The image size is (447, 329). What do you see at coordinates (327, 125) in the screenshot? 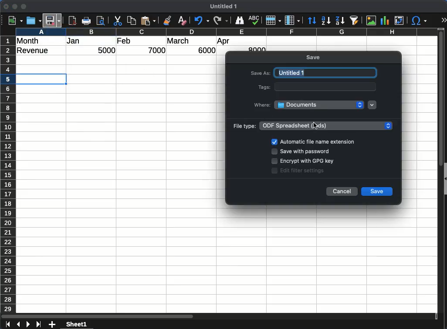
I see `ODF Spreadsheet (.ods)` at bounding box center [327, 125].